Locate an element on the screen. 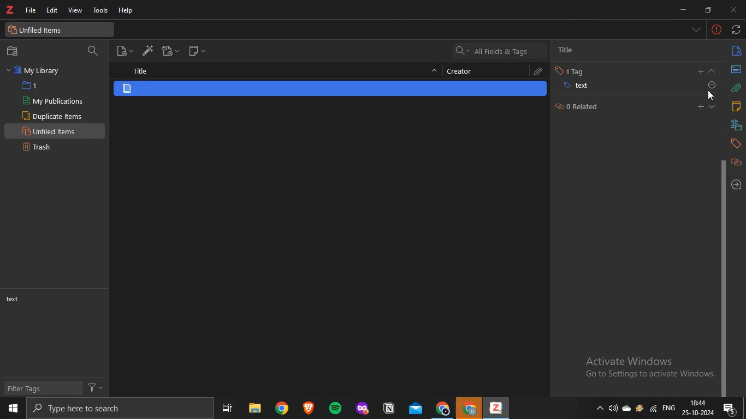  show hidden icons is located at coordinates (597, 408).